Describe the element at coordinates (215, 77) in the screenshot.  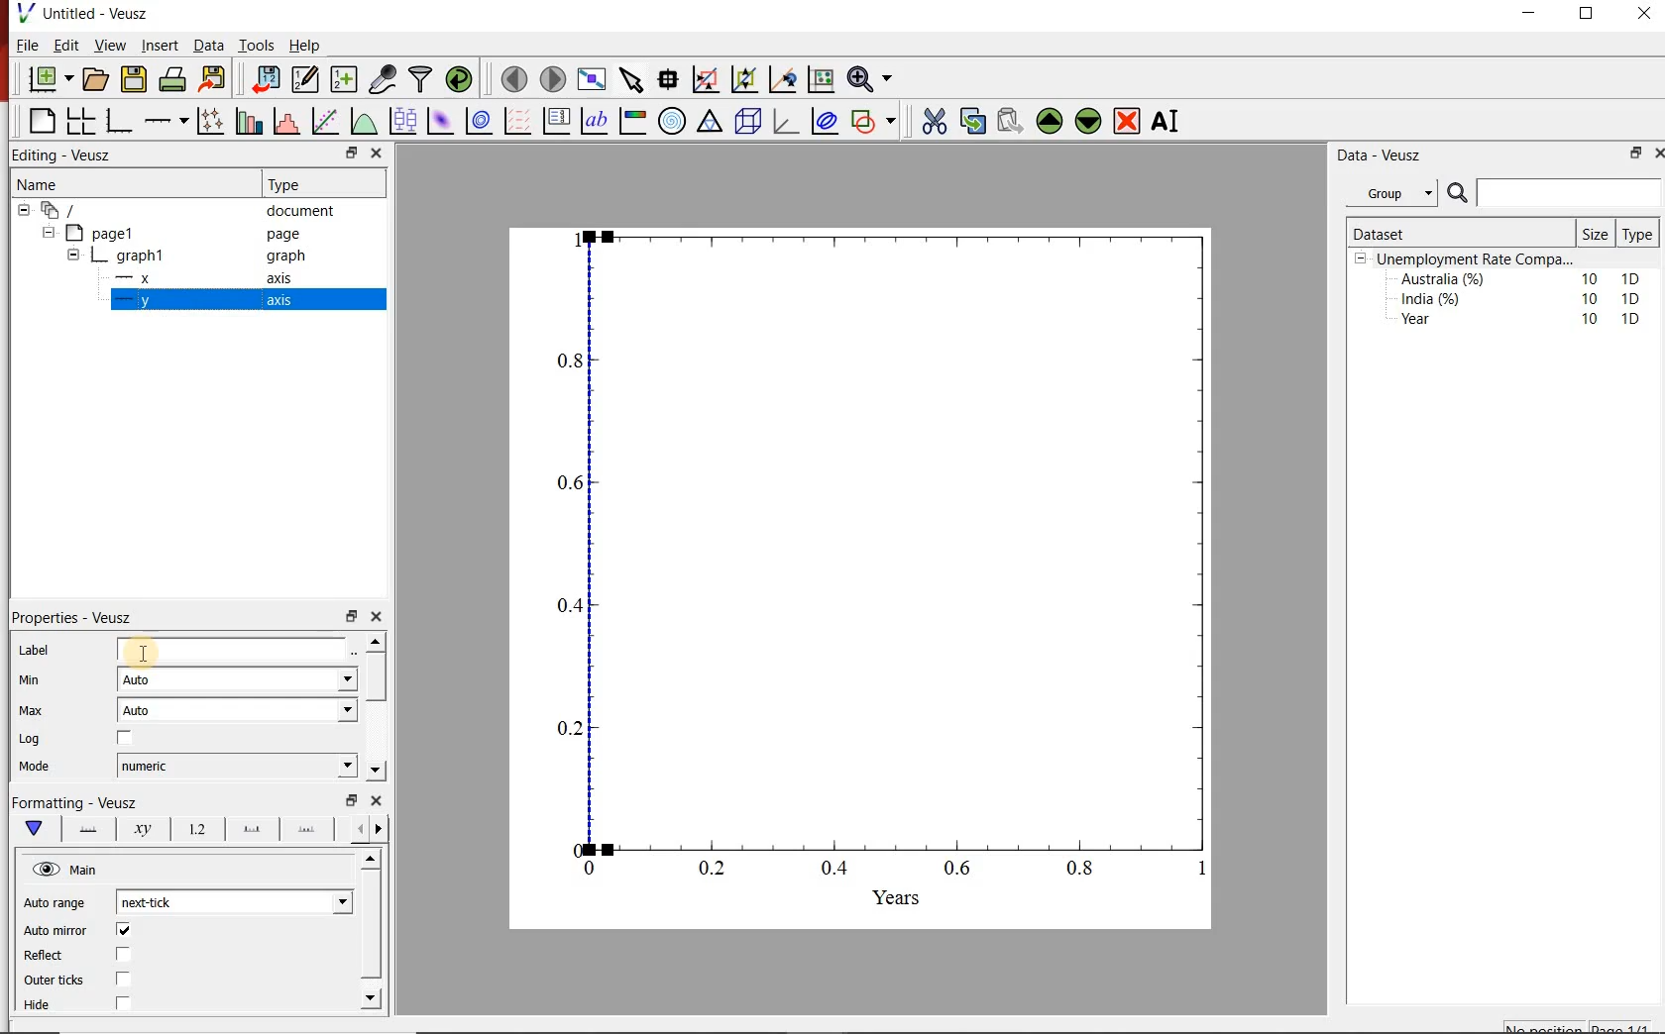
I see `export document` at that location.